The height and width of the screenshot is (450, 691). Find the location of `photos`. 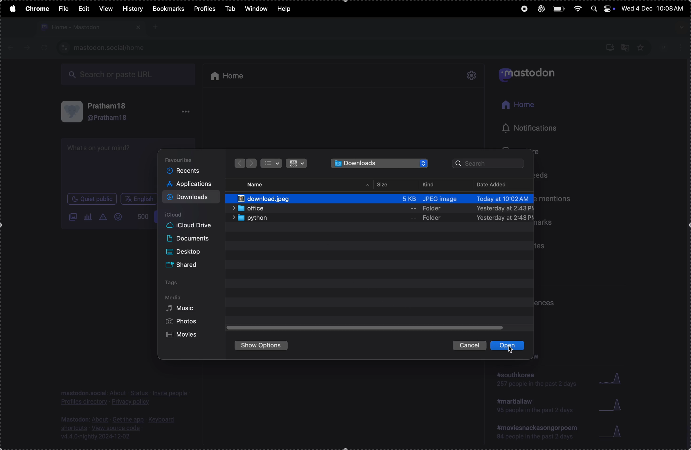

photos is located at coordinates (182, 322).